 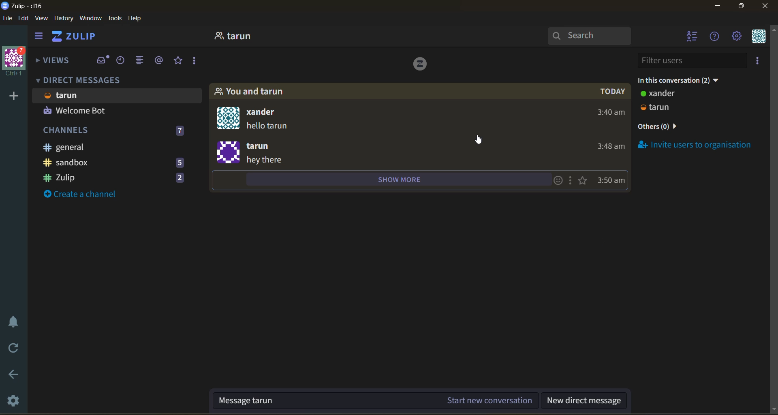 I want to click on main menu, so click(x=736, y=37).